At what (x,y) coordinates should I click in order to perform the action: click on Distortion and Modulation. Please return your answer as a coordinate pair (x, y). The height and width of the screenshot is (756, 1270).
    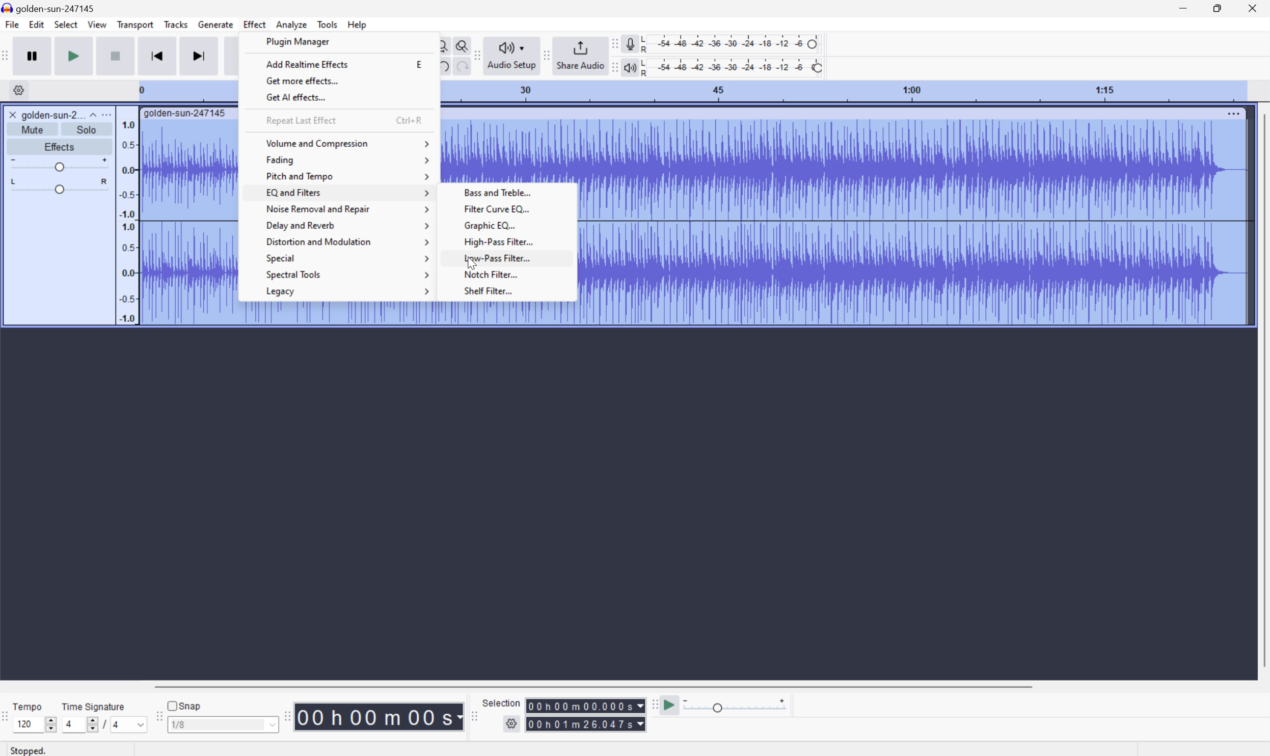
    Looking at the image, I should click on (346, 244).